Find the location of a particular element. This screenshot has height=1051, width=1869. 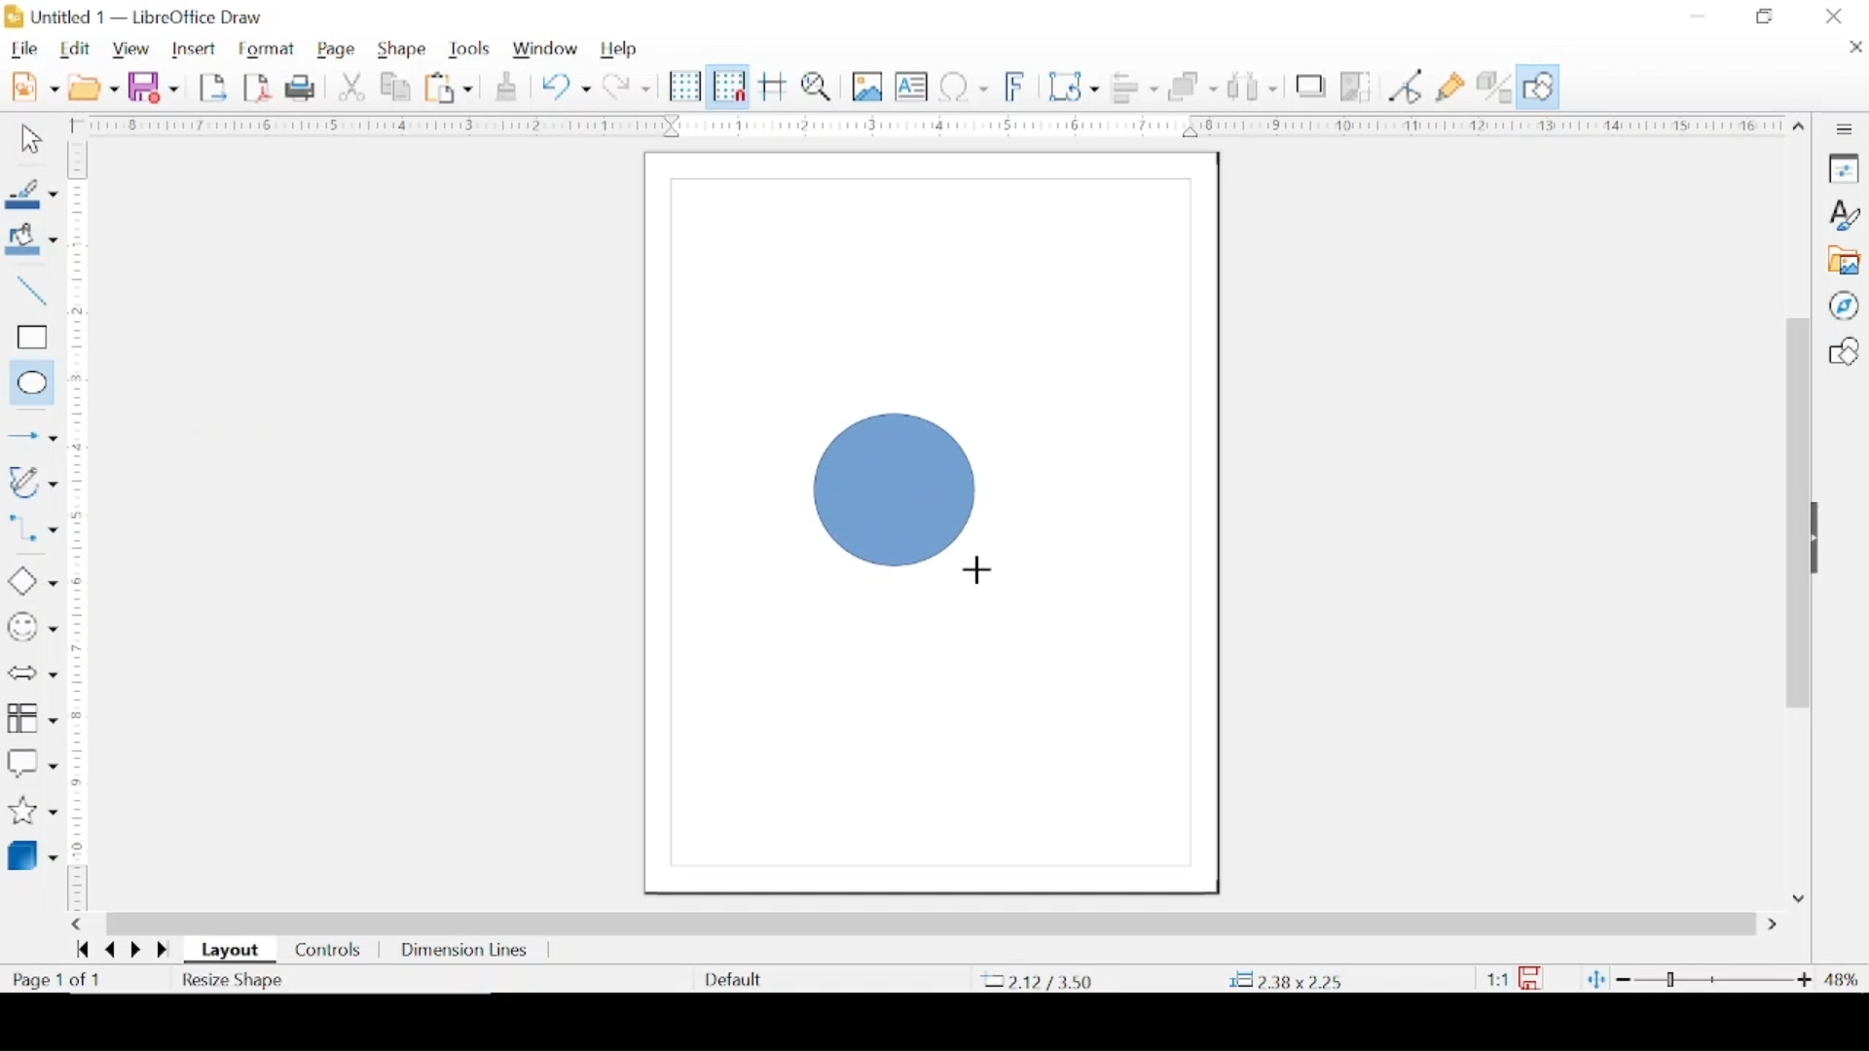

margin is located at coordinates (81, 272).